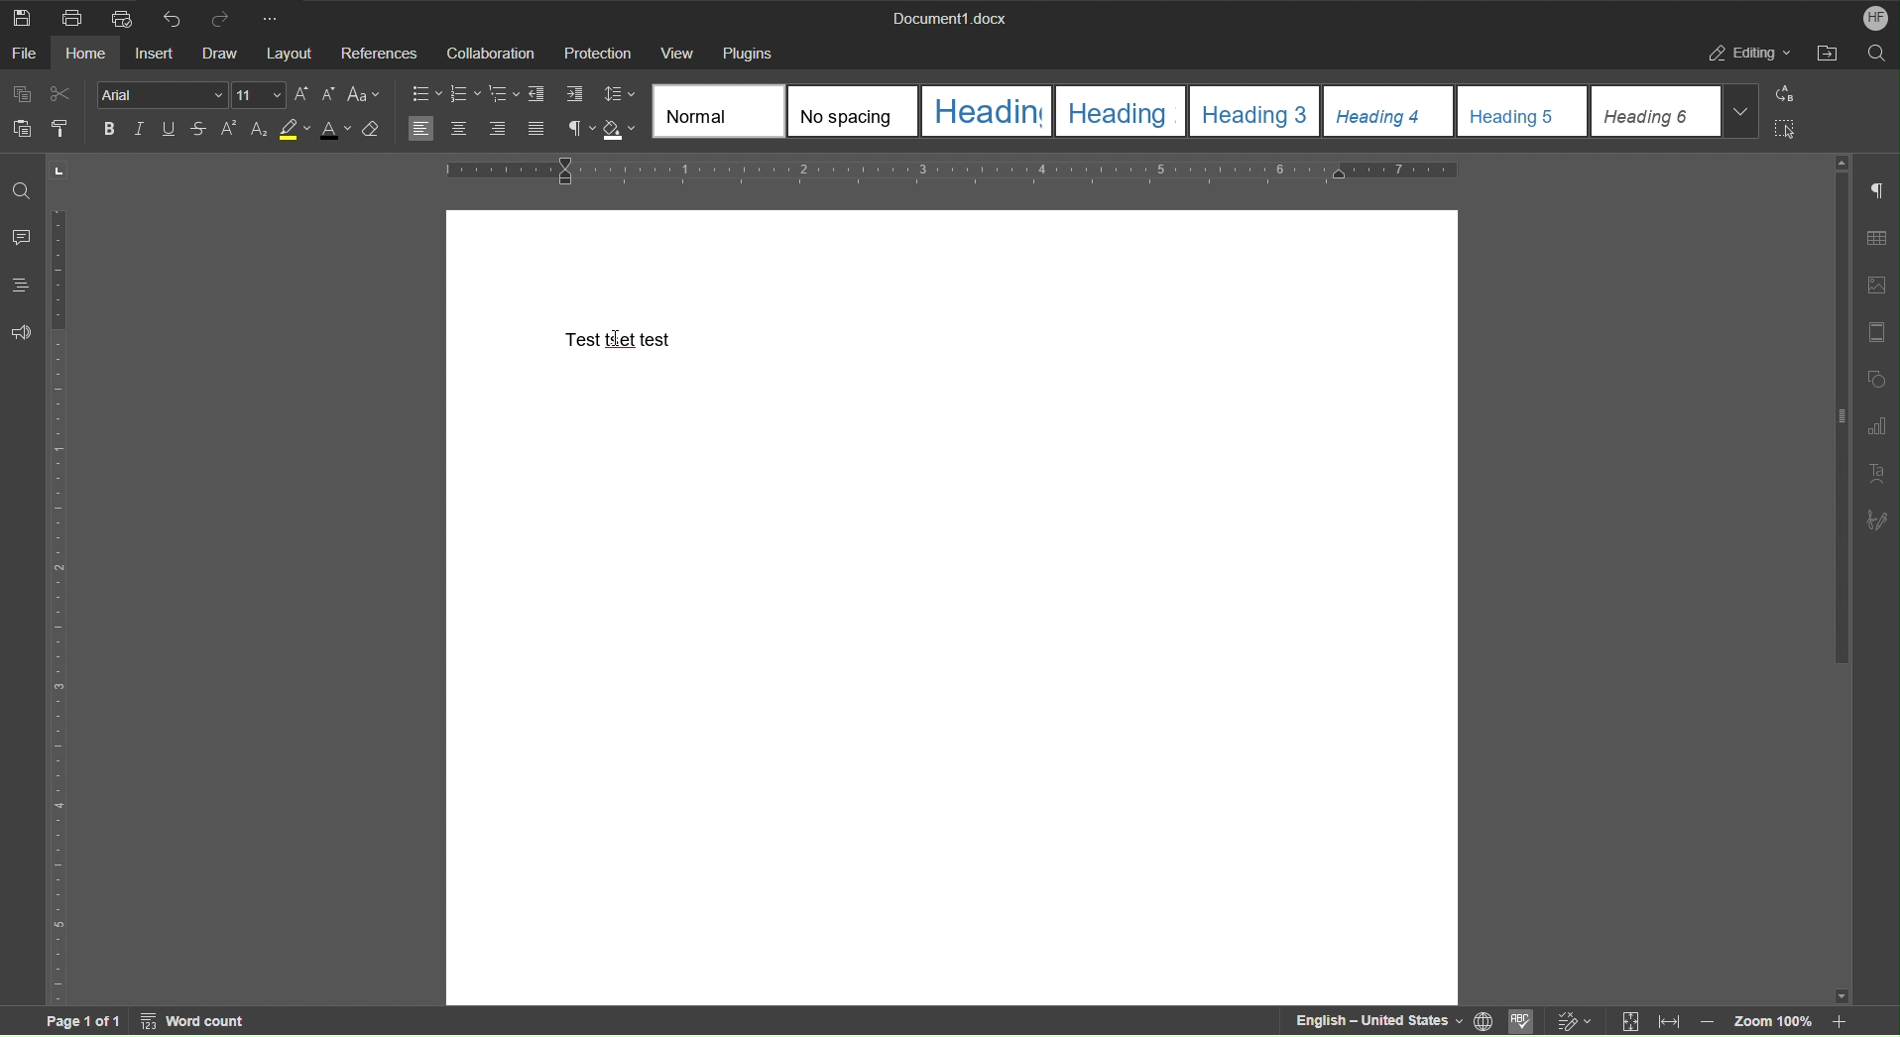 Image resolution: width=1900 pixels, height=1037 pixels. I want to click on Copy, so click(25, 94).